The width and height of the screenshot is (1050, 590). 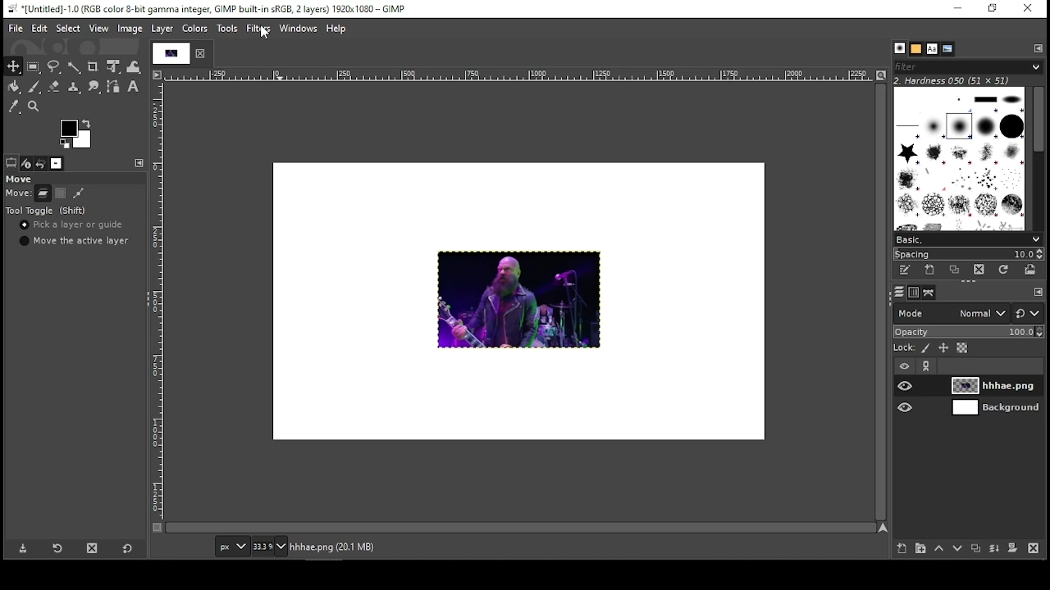 I want to click on move layer on step down, so click(x=957, y=549).